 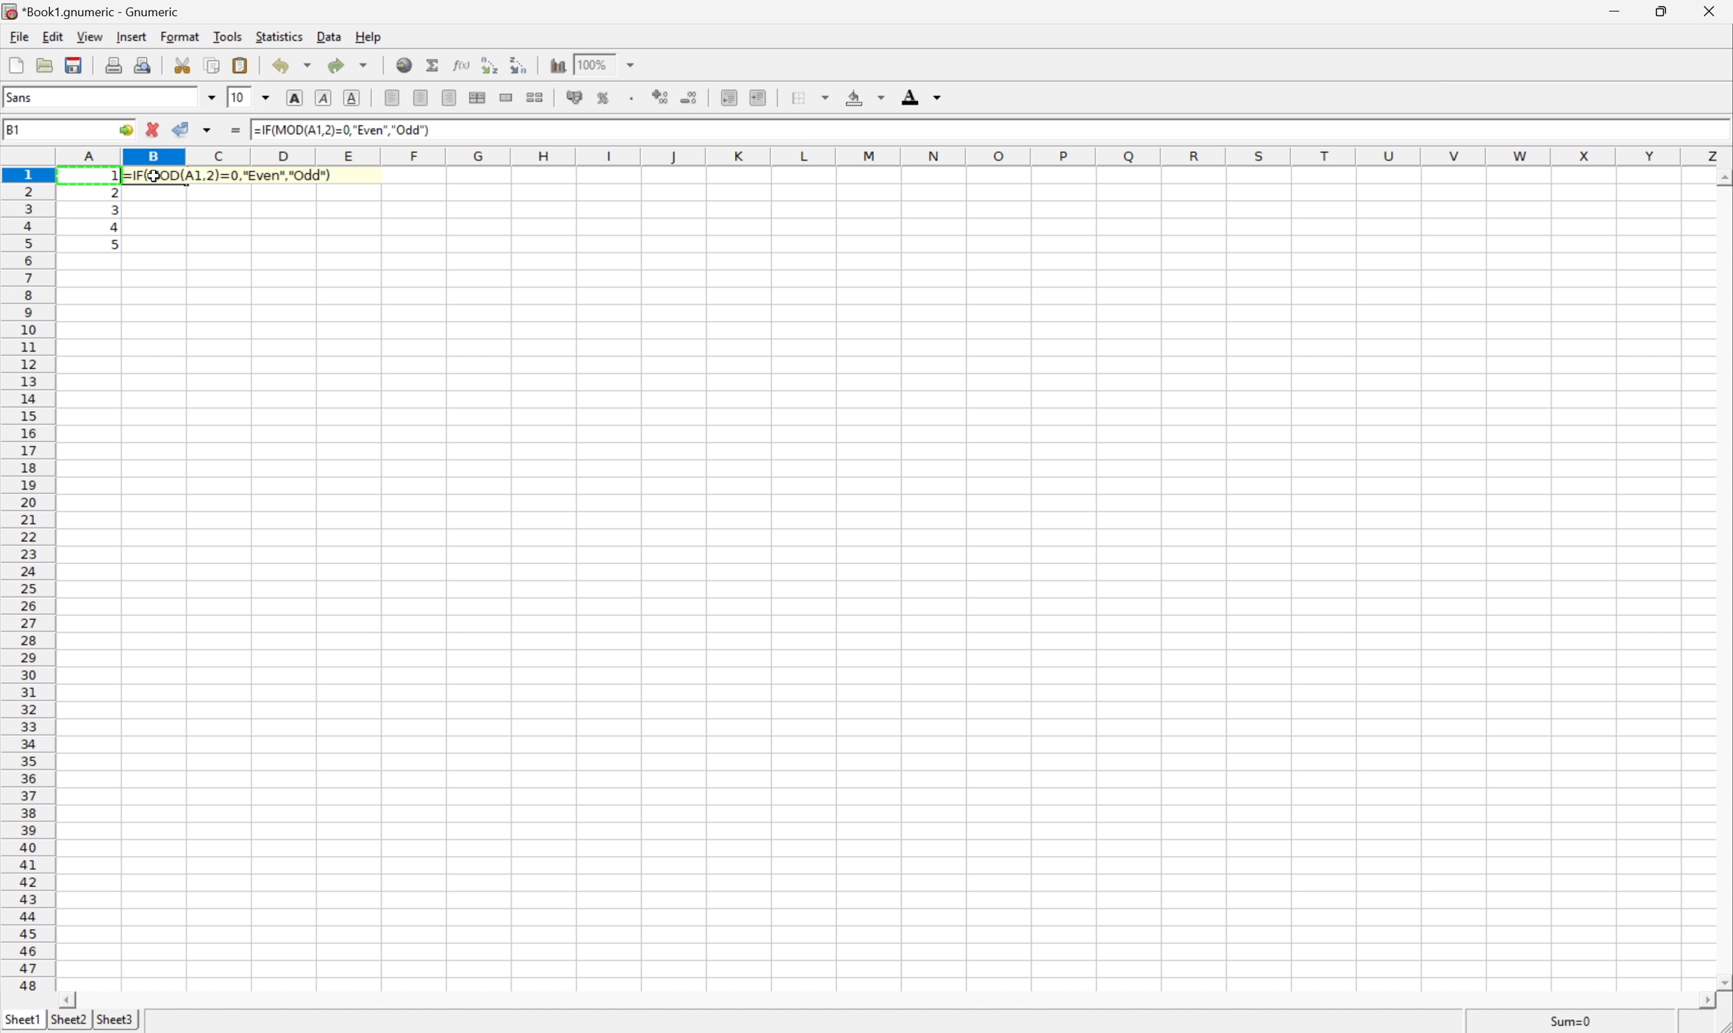 What do you see at coordinates (95, 12) in the screenshot?
I see `*Book1.gnumeric - Gnumeric` at bounding box center [95, 12].